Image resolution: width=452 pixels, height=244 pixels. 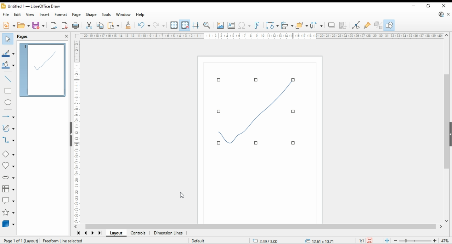 What do you see at coordinates (101, 25) in the screenshot?
I see `copy` at bounding box center [101, 25].